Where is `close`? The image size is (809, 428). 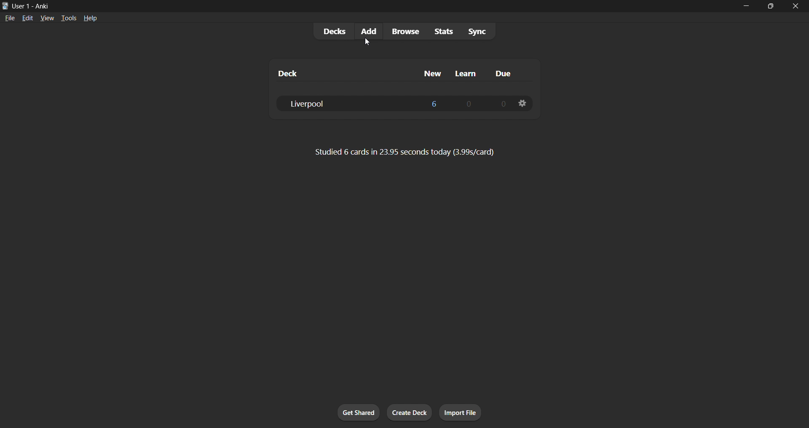
close is located at coordinates (796, 6).